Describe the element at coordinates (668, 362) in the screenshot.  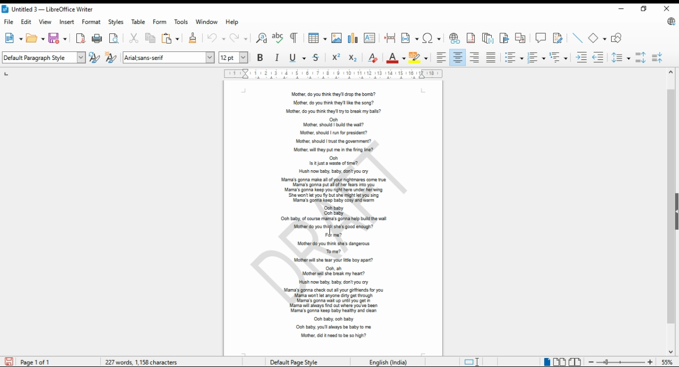
I see `zoom factor` at that location.